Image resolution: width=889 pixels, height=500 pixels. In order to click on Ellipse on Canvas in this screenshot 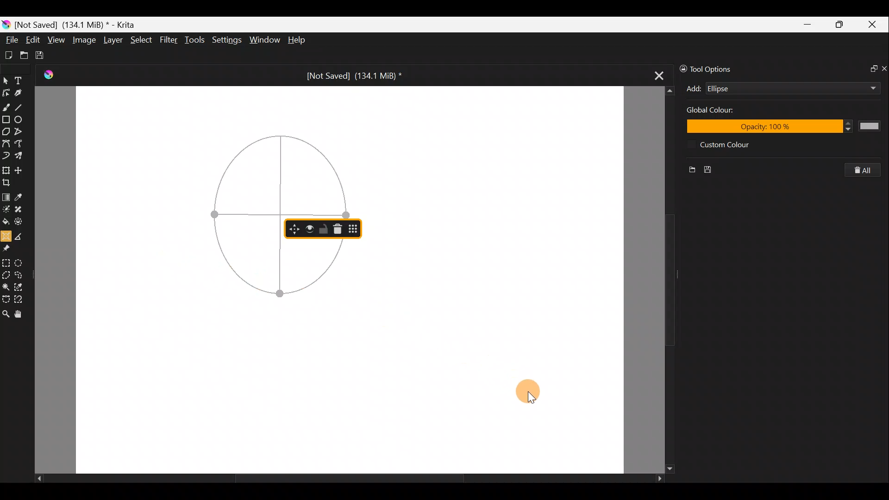, I will do `click(250, 212)`.